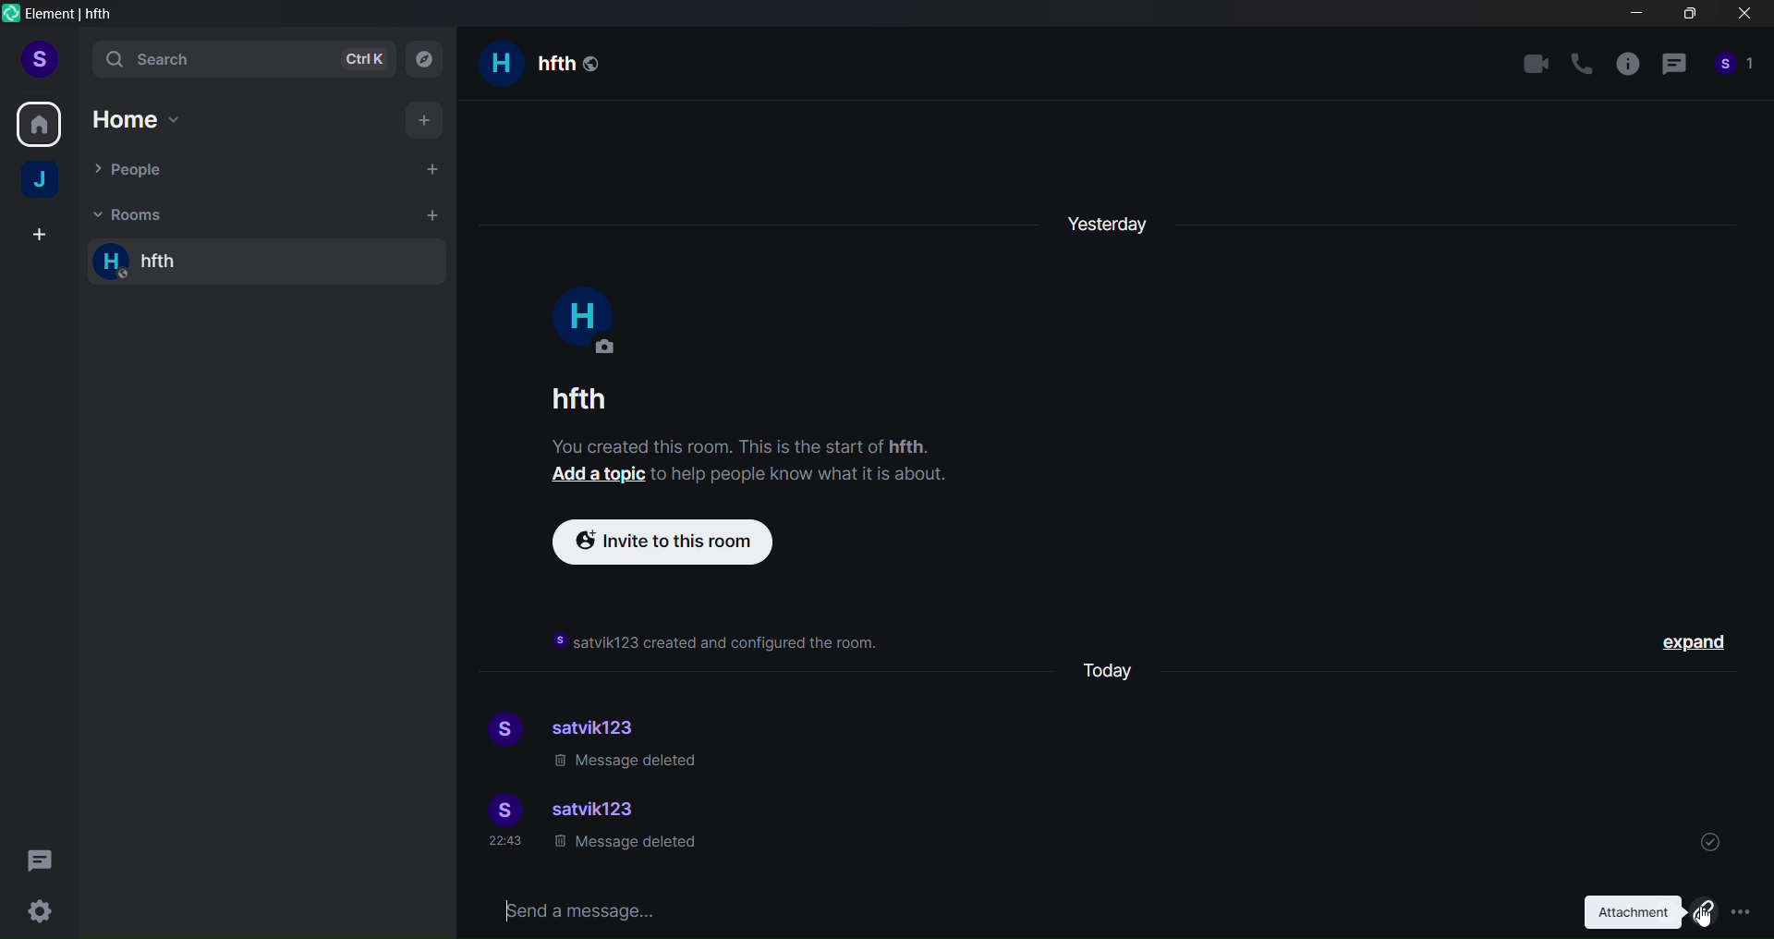 The height and width of the screenshot is (939, 1774). I want to click on time, so click(508, 843).